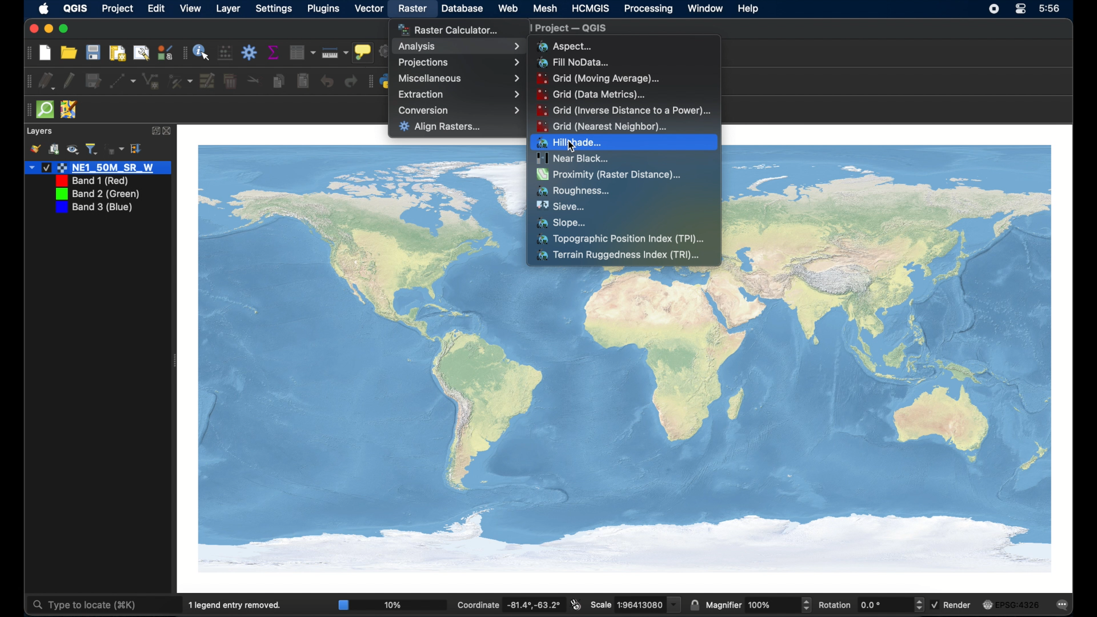 The width and height of the screenshot is (1097, 617). What do you see at coordinates (142, 52) in the screenshot?
I see `open layout manager` at bounding box center [142, 52].